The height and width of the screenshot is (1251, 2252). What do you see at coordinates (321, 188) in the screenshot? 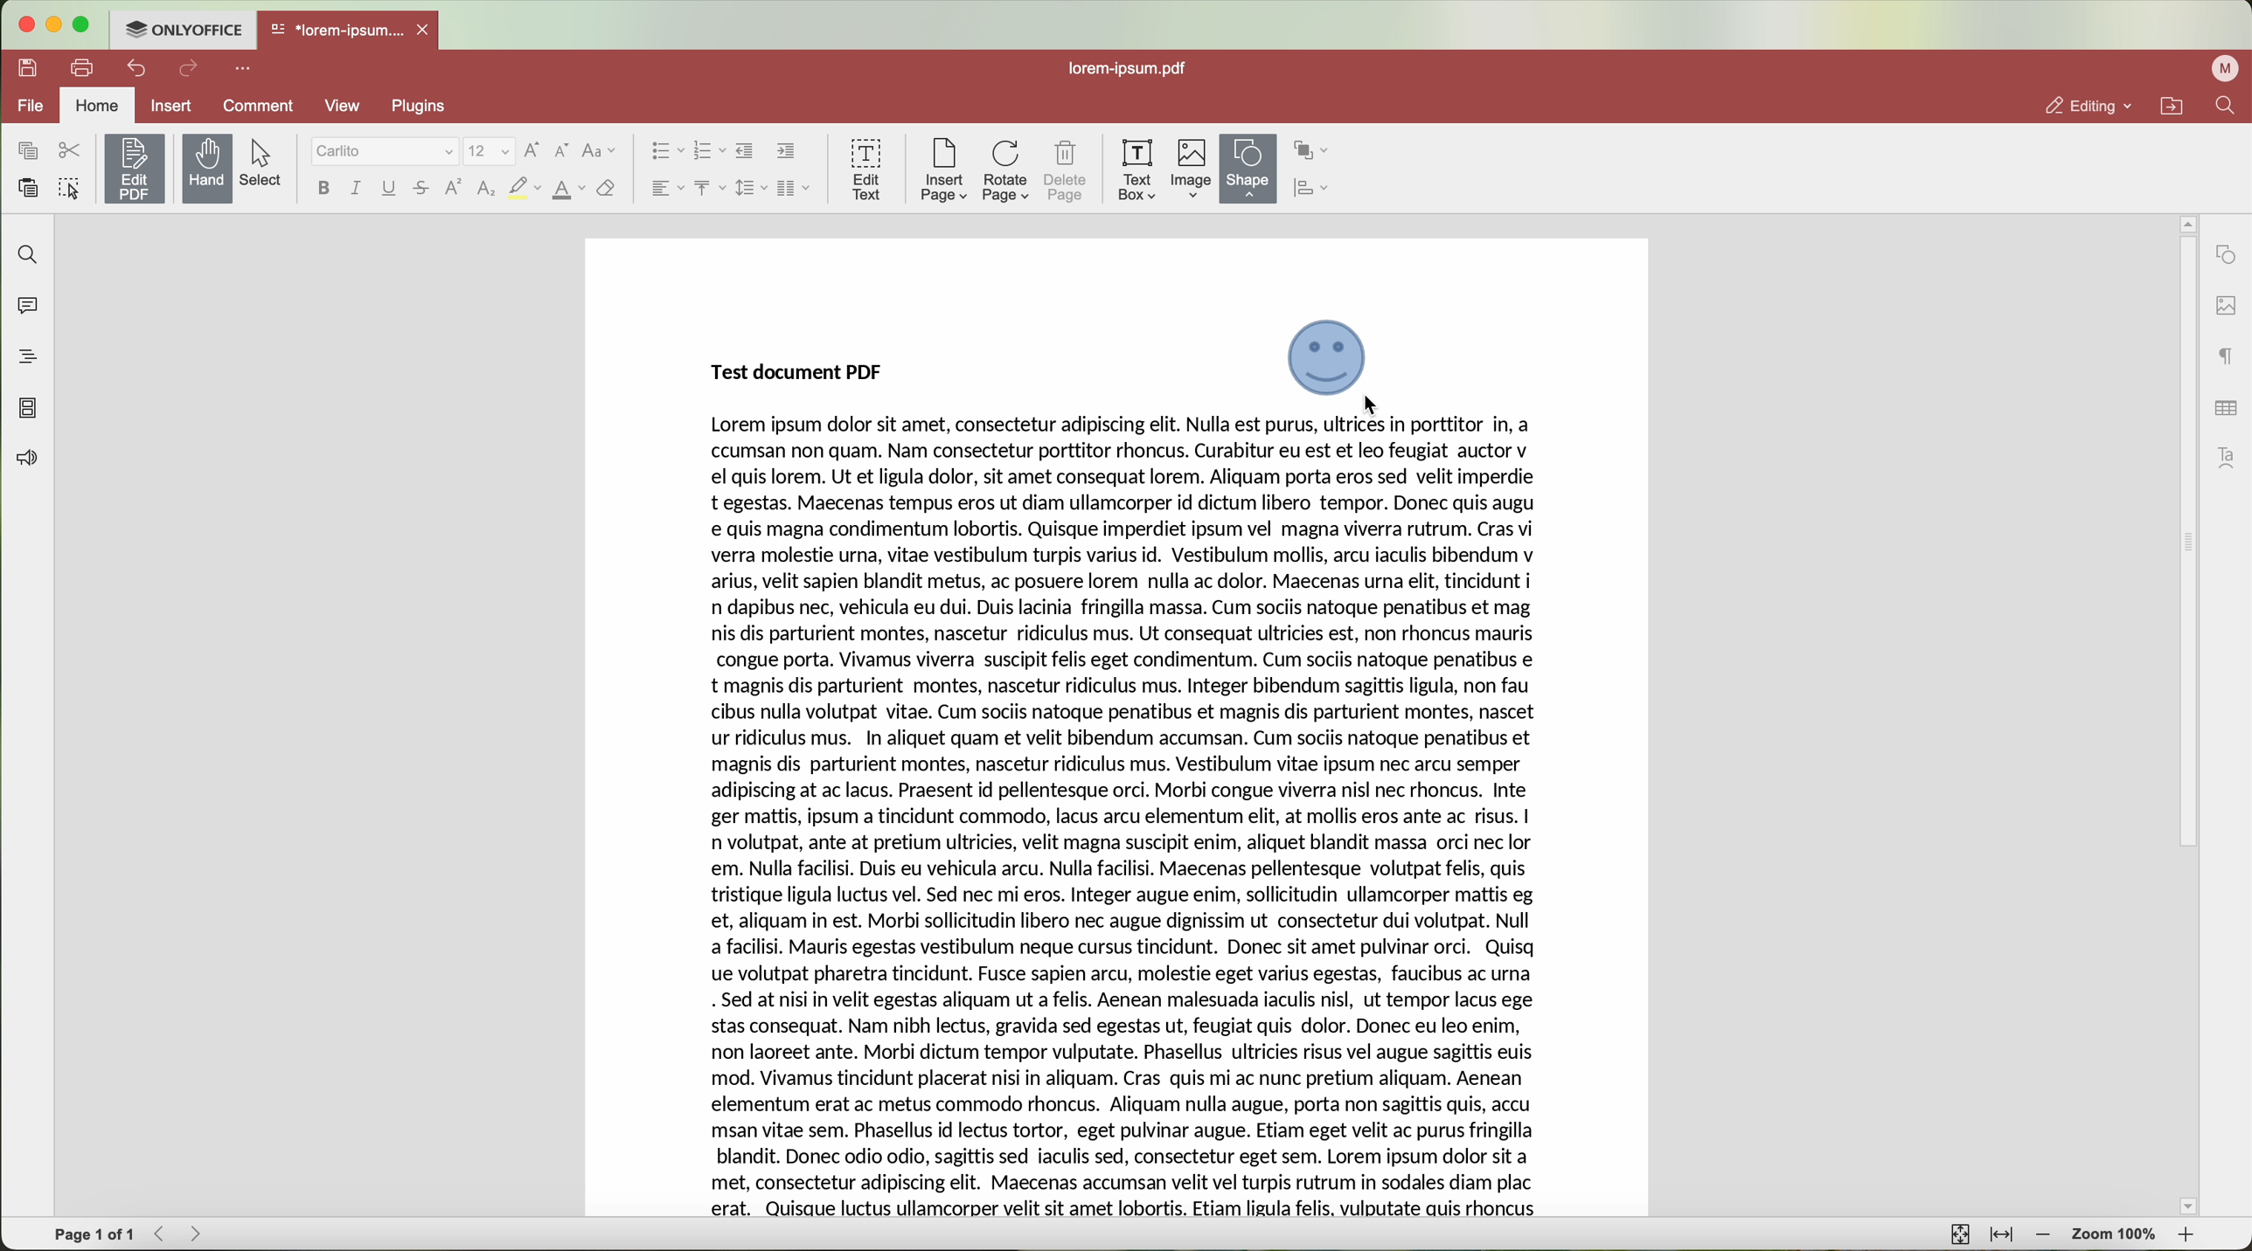
I see `bold` at bounding box center [321, 188].